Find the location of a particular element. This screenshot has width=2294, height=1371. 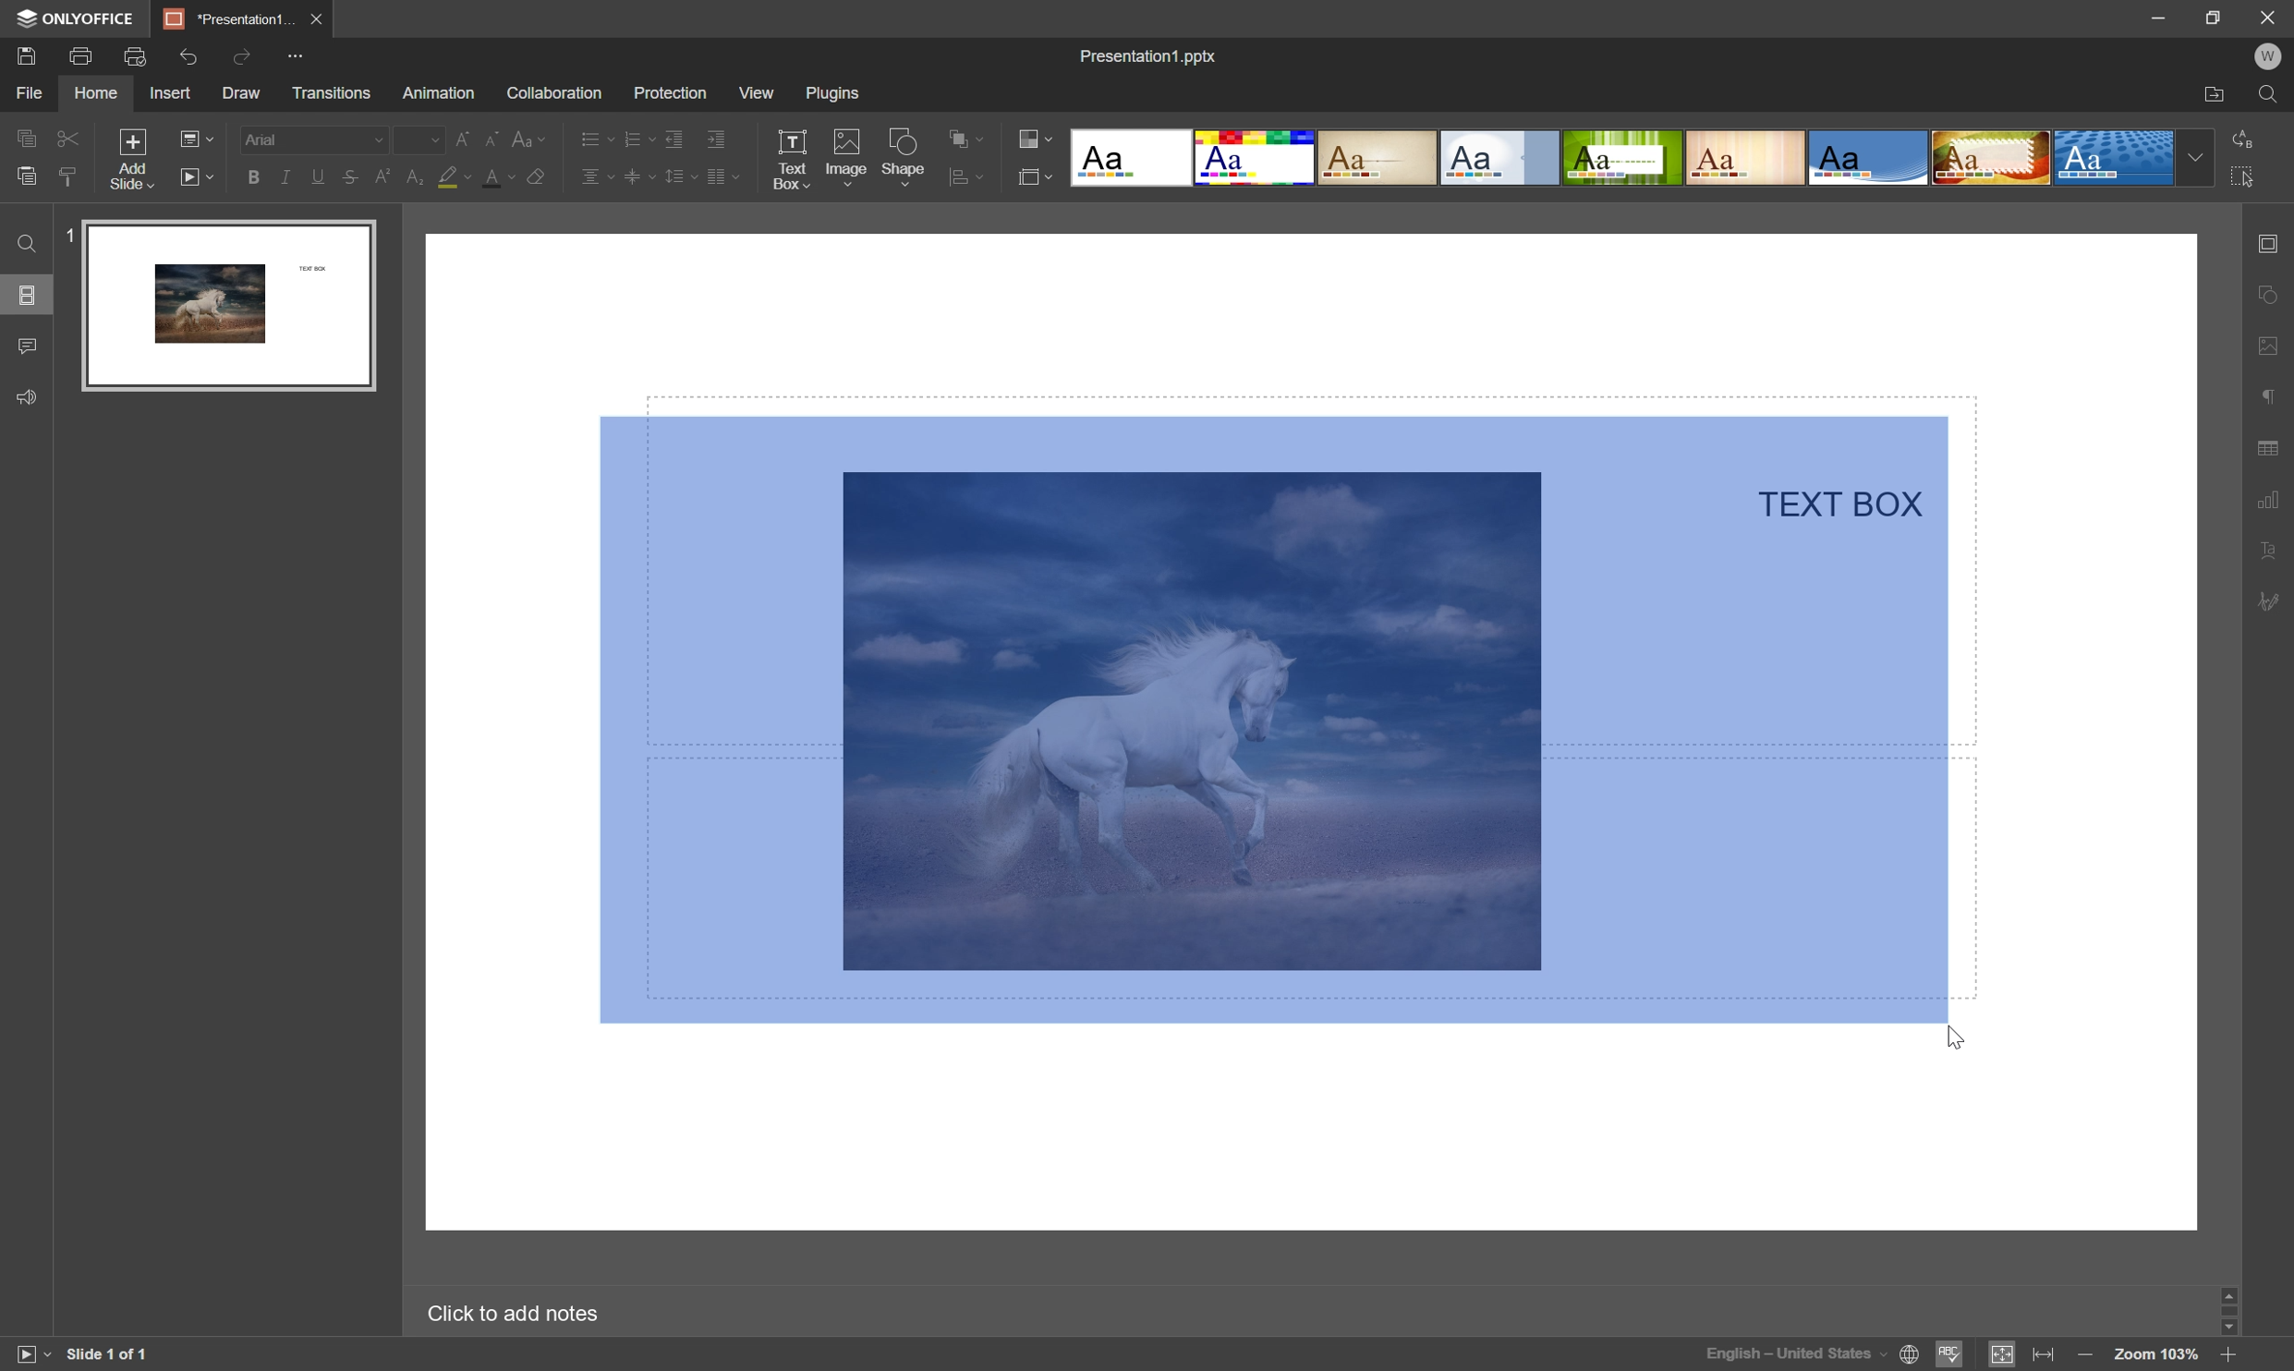

redo is located at coordinates (247, 60).